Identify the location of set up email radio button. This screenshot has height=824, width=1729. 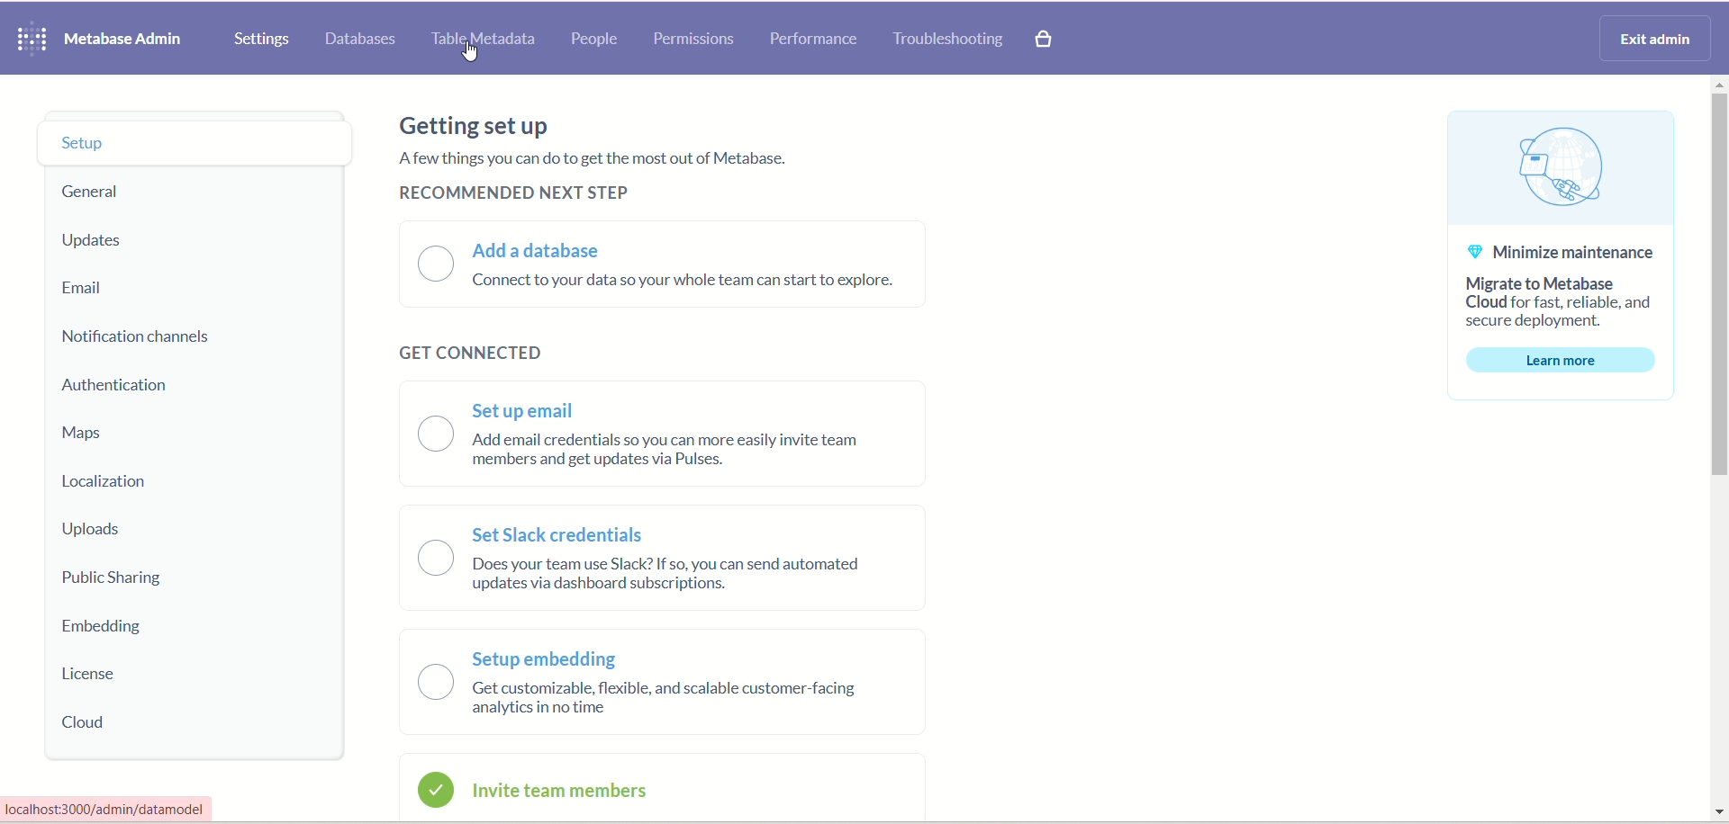
(419, 436).